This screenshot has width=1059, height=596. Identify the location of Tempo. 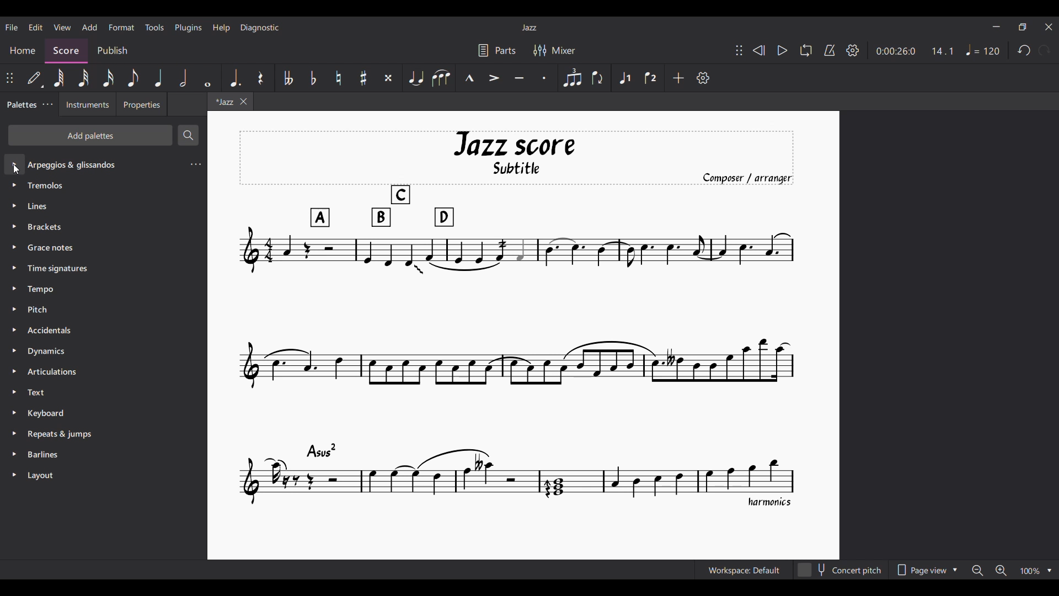
(983, 50).